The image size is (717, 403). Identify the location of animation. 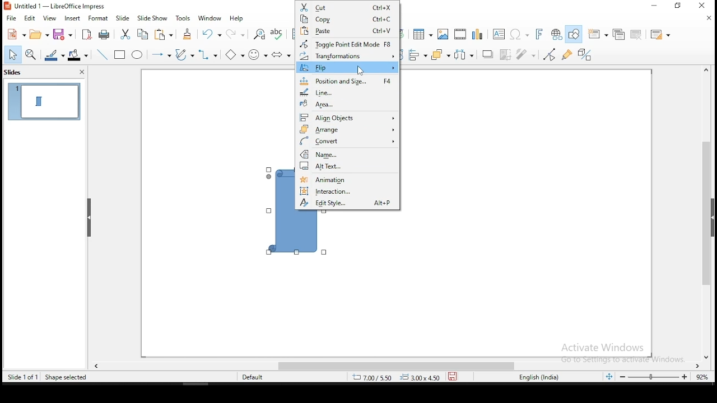
(348, 179).